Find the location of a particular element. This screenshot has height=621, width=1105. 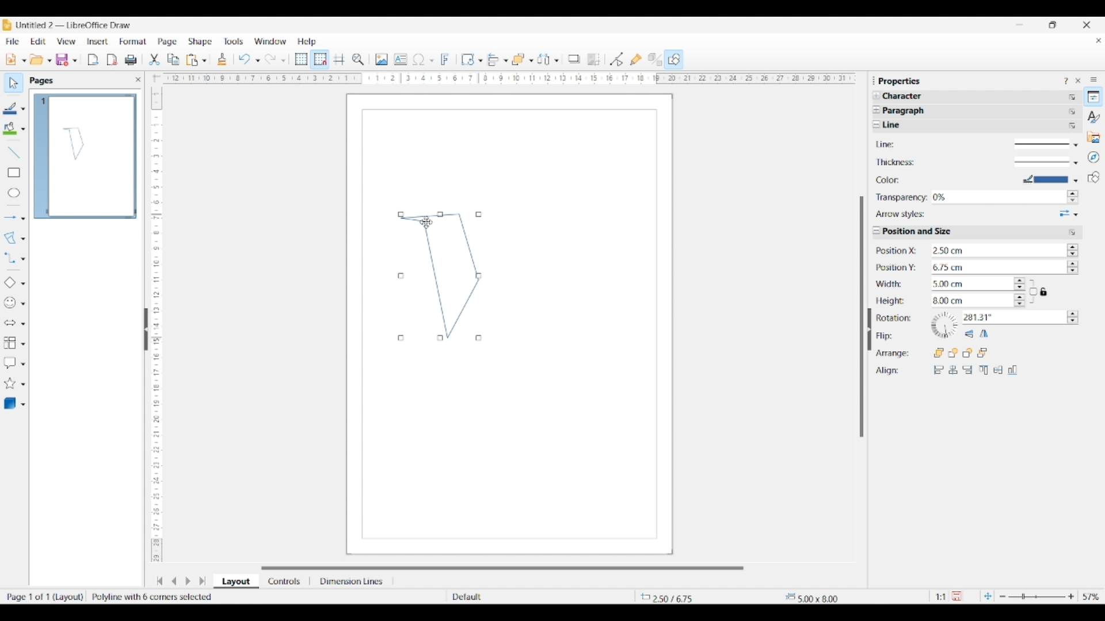

Project and software name is located at coordinates (74, 25).